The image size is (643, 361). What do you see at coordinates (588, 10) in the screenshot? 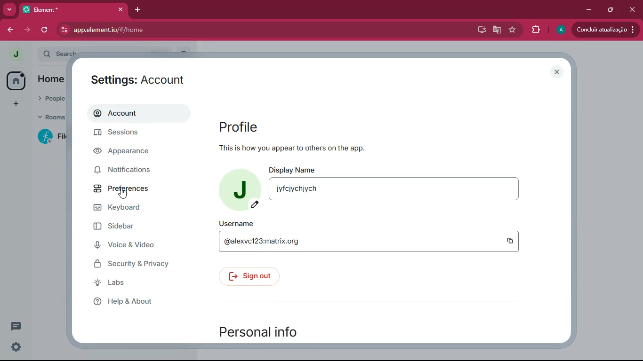
I see `minimize` at bounding box center [588, 10].